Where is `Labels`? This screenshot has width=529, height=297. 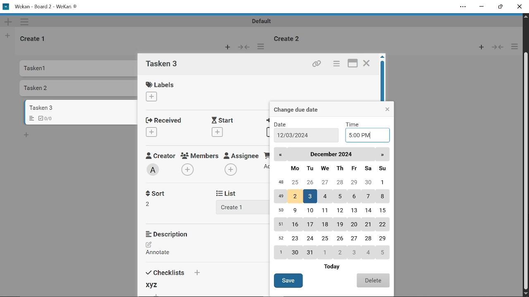
Labels is located at coordinates (162, 84).